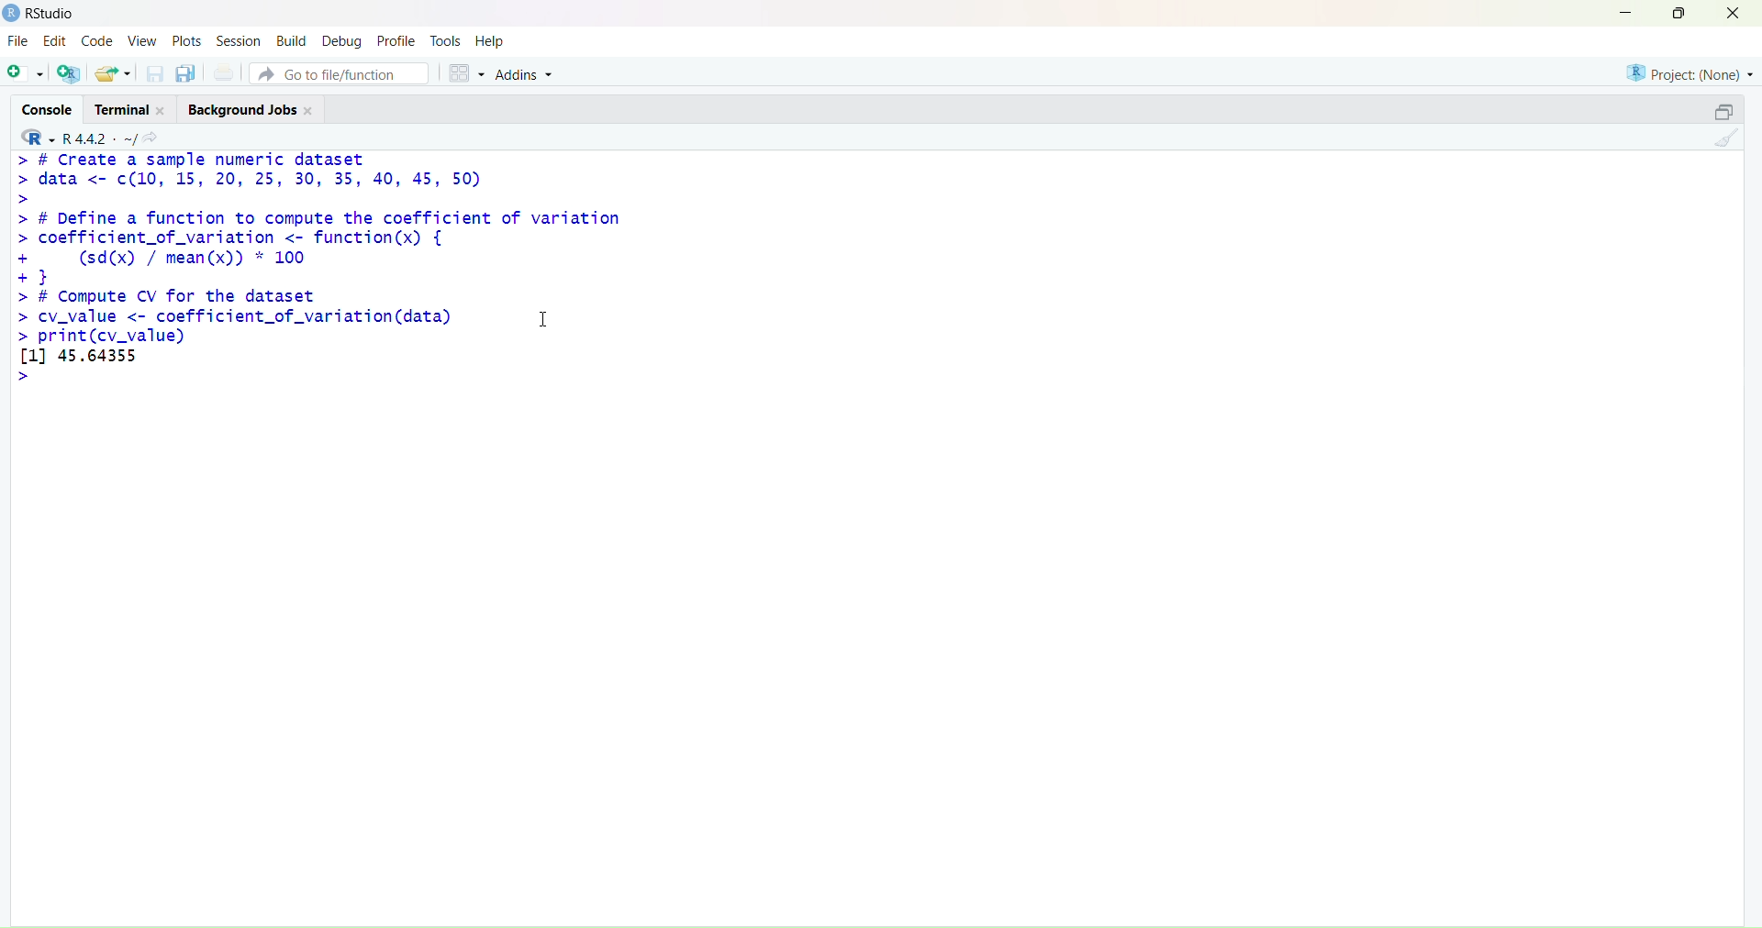 The width and height of the screenshot is (1762, 928). What do you see at coordinates (341, 43) in the screenshot?
I see `debug` at bounding box center [341, 43].